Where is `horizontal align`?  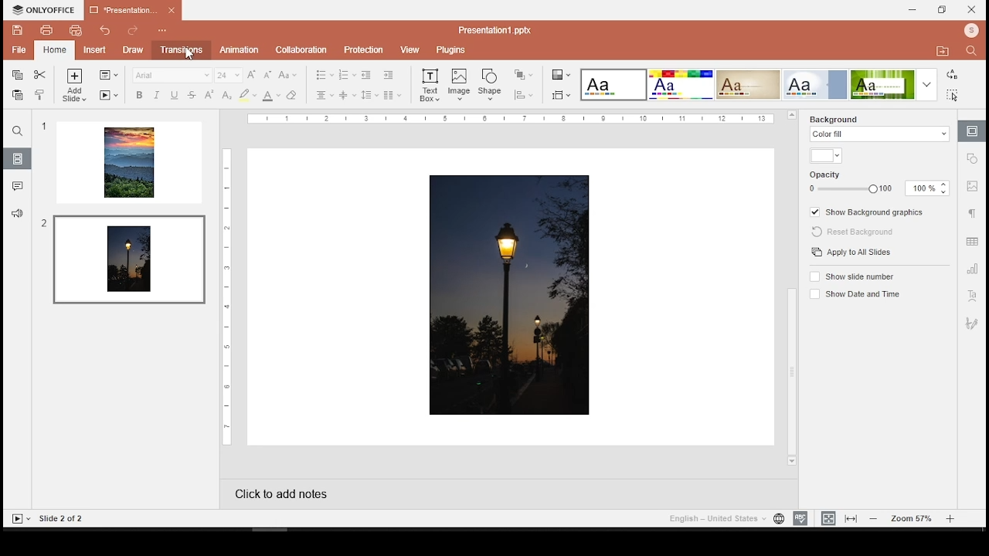
horizontal align is located at coordinates (325, 95).